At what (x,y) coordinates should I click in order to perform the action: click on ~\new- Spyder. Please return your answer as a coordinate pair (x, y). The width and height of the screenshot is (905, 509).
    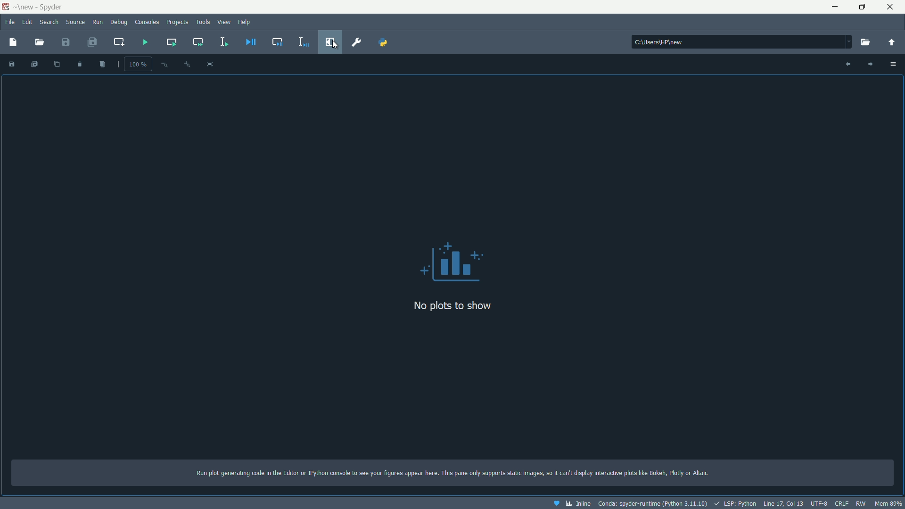
    Looking at the image, I should click on (40, 7).